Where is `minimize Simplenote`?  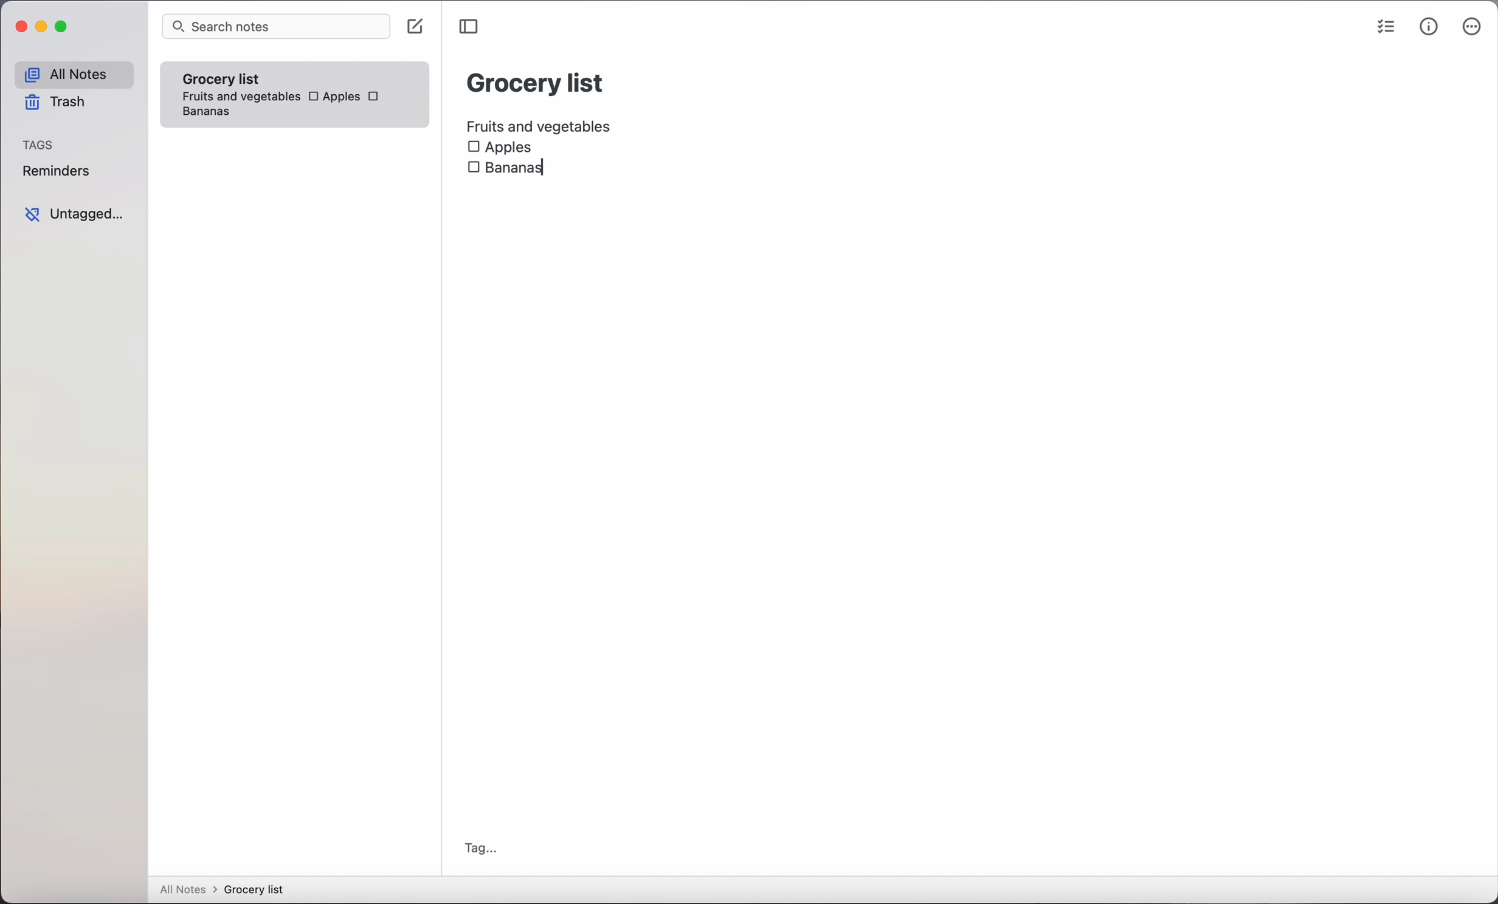 minimize Simplenote is located at coordinates (44, 29).